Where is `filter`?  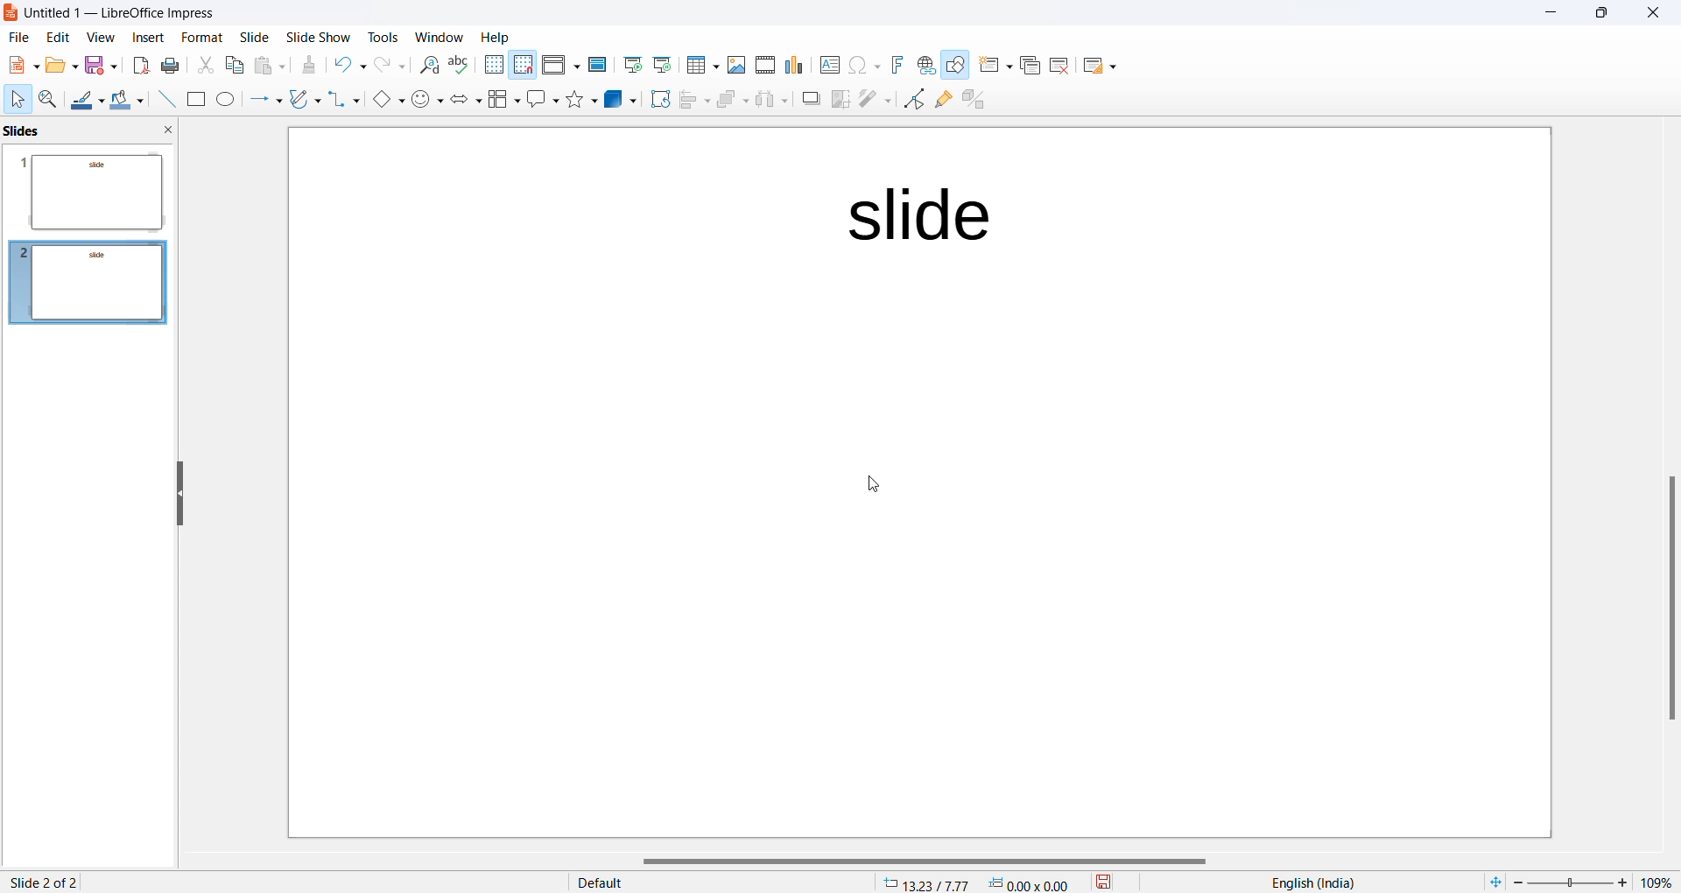
filter is located at coordinates (874, 100).